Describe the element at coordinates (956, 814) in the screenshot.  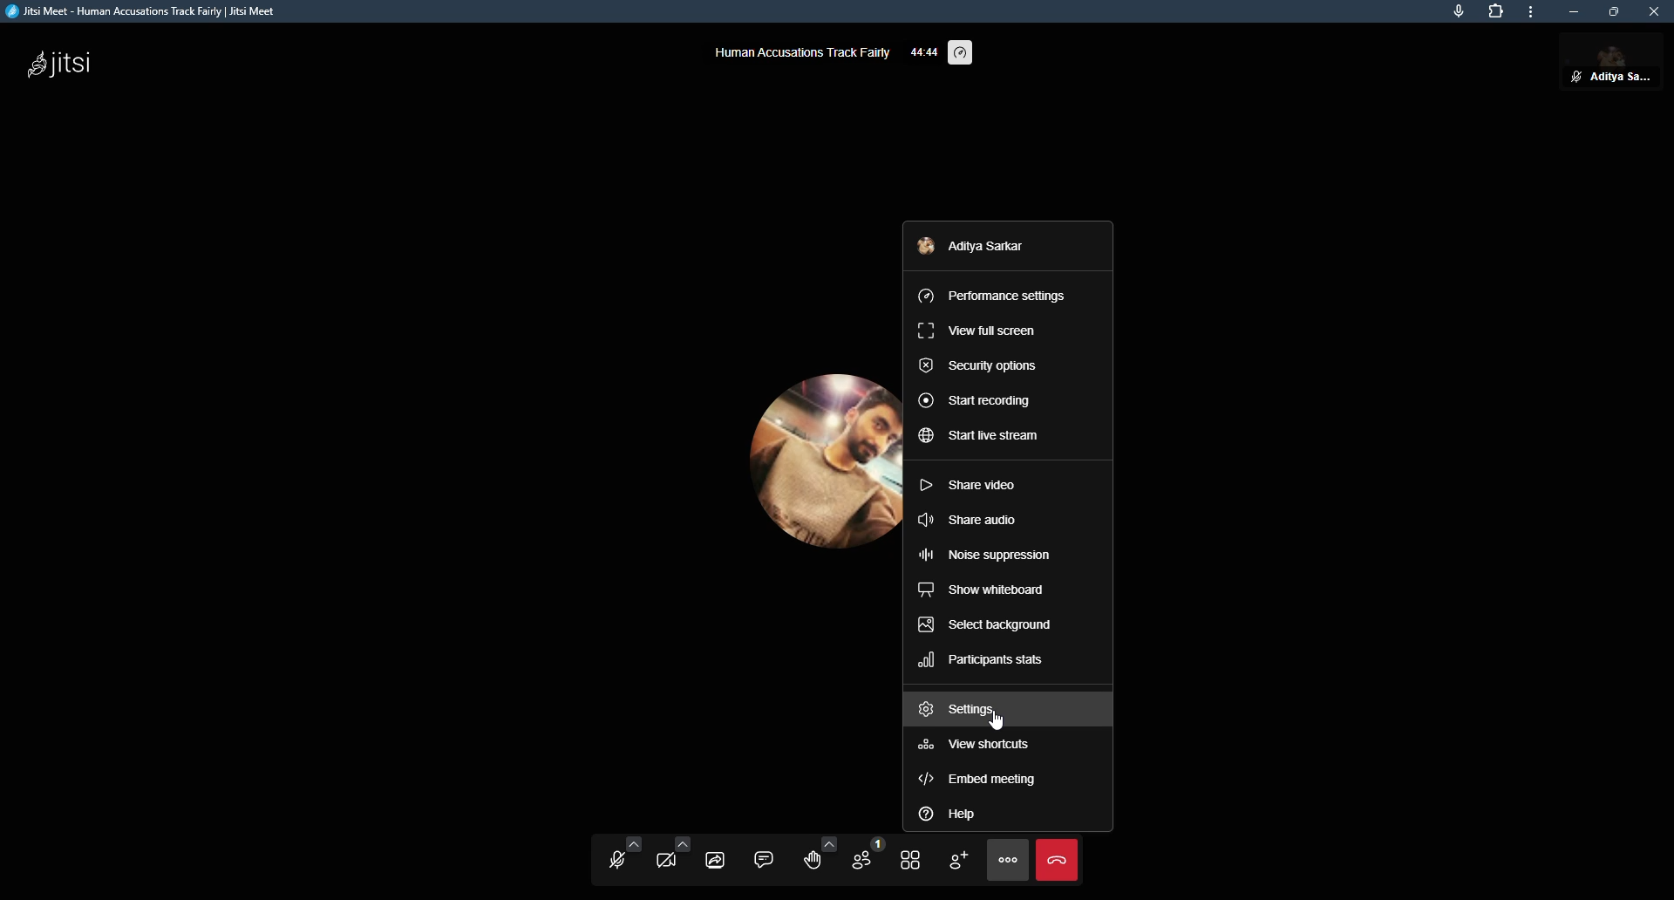
I see `help` at that location.